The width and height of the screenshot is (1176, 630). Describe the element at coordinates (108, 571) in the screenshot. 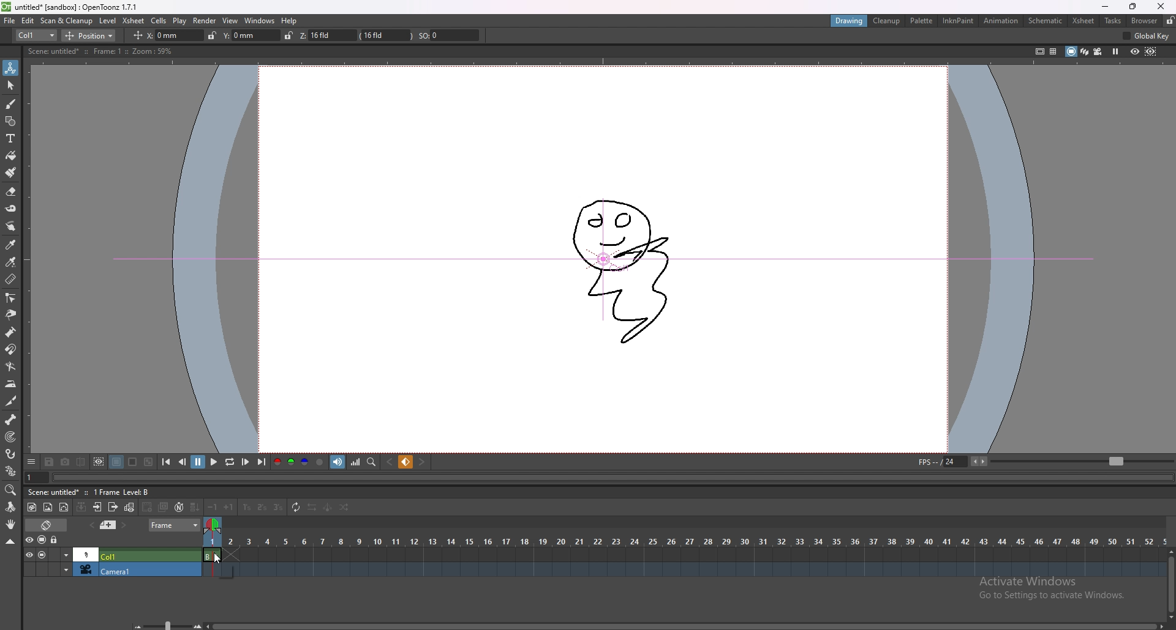

I see `camera 1` at that location.